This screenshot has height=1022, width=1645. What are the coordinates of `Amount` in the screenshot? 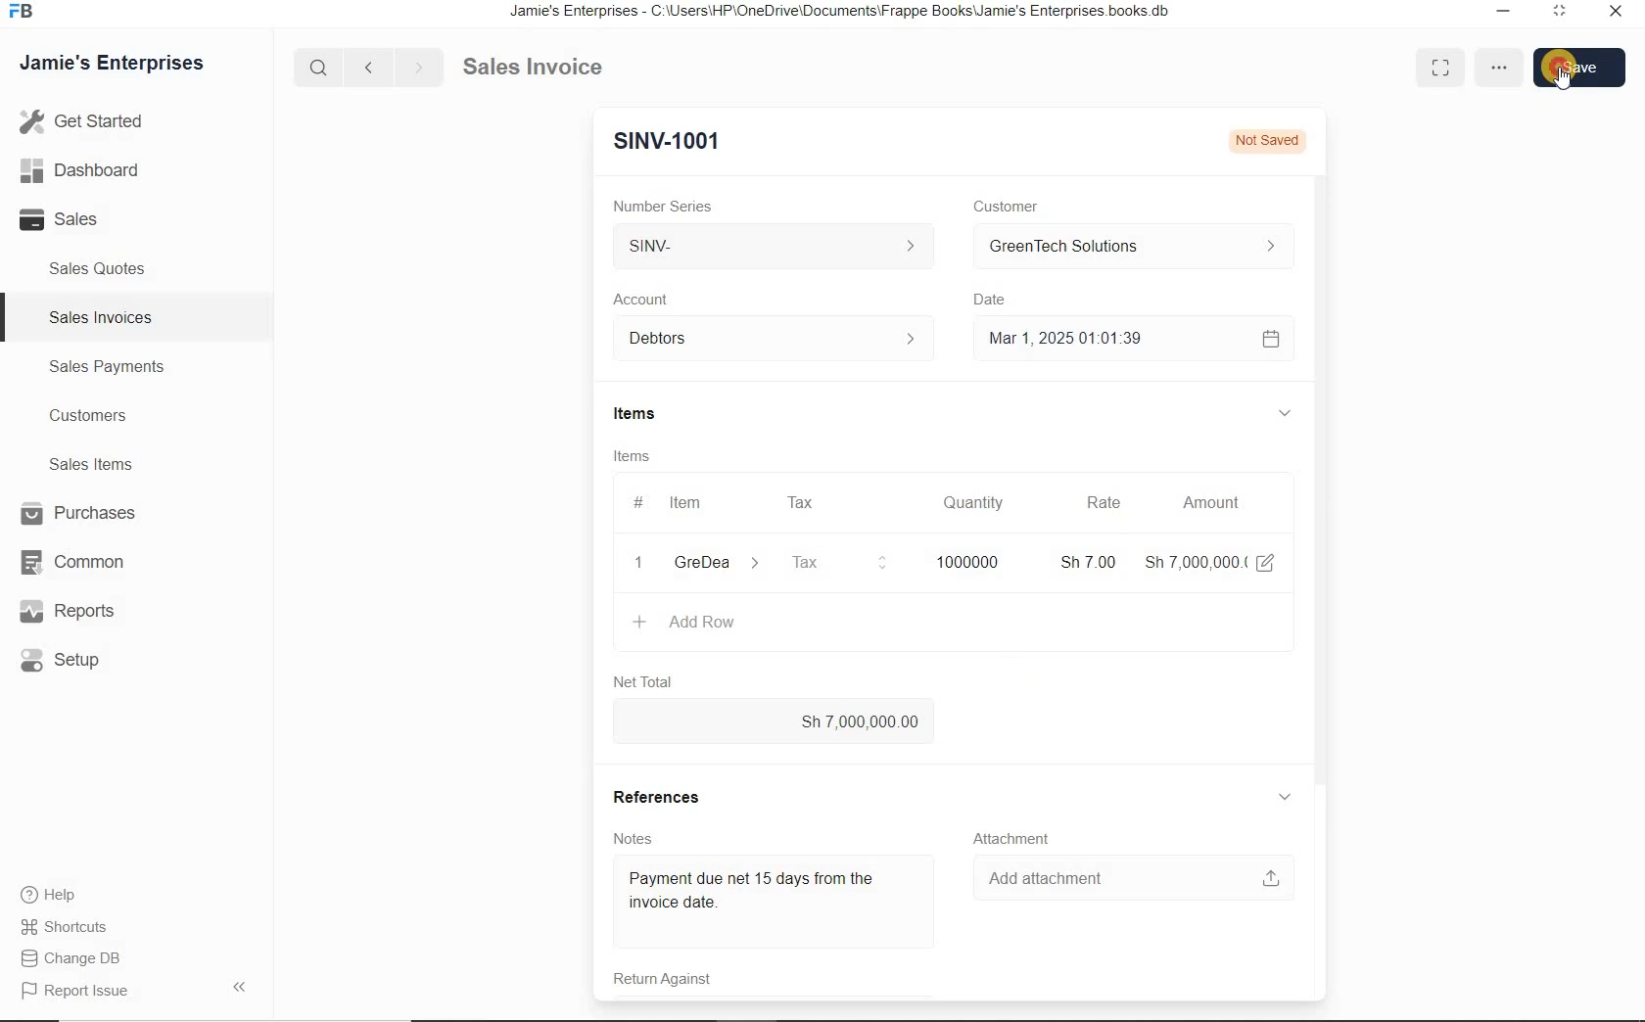 It's located at (1210, 502).